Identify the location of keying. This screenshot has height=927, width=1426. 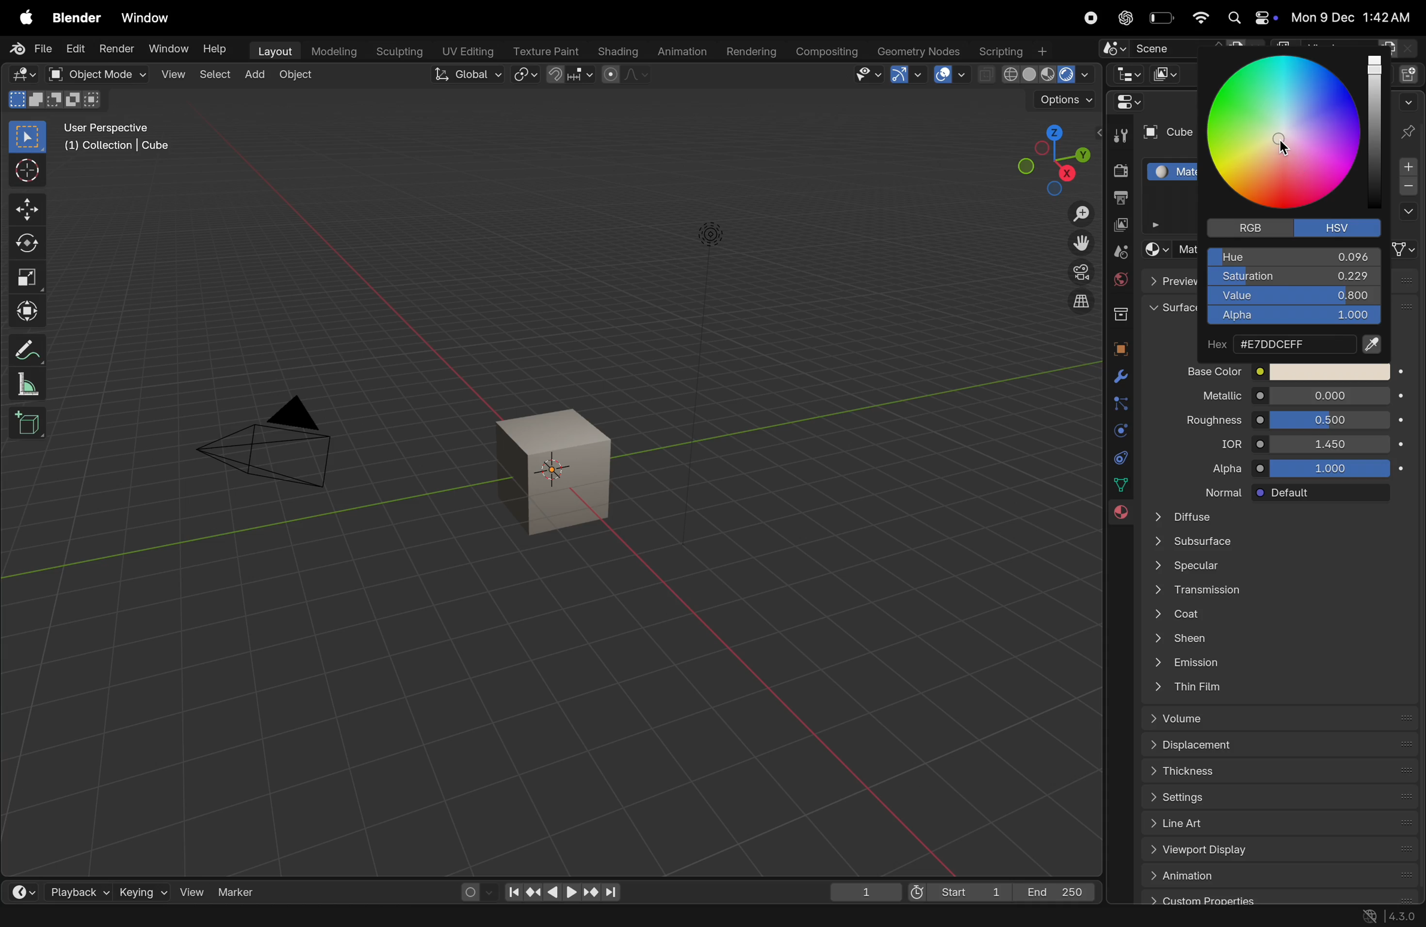
(129, 892).